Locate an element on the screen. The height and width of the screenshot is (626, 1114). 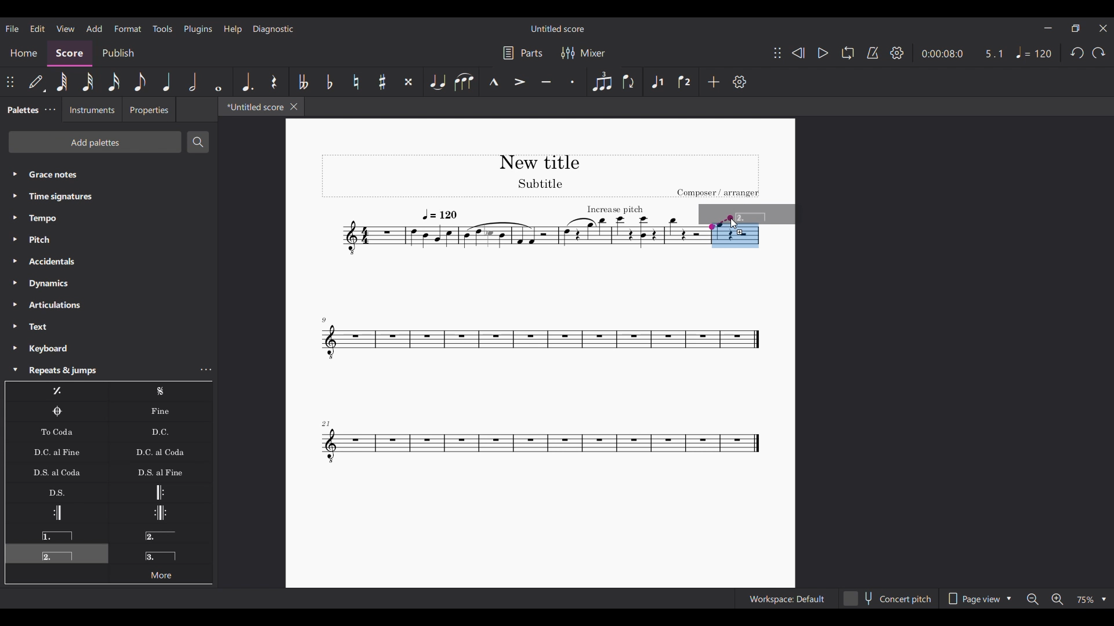
Redo is located at coordinates (1098, 53).